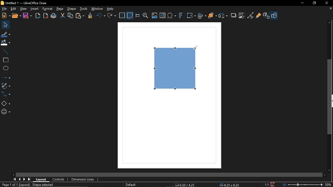 The height and width of the screenshot is (187, 333). Describe the element at coordinates (234, 16) in the screenshot. I see `Shadow` at that location.